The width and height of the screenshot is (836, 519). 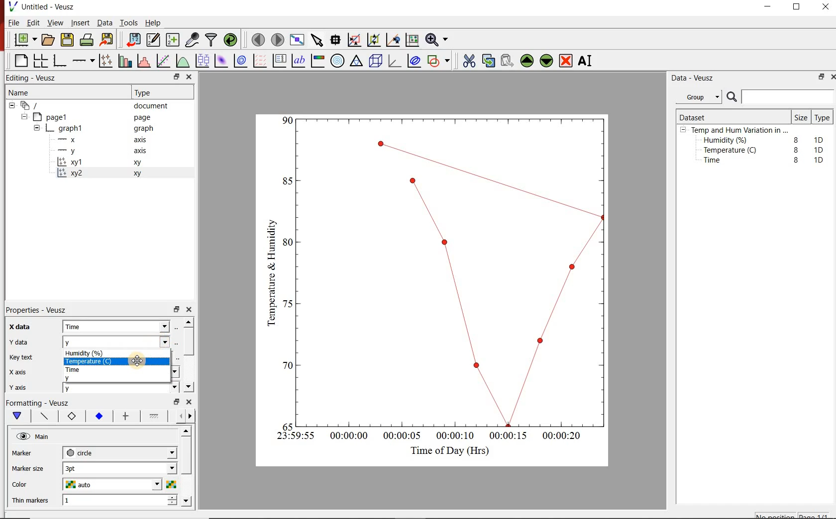 What do you see at coordinates (155, 417) in the screenshot?
I see `fill 1` at bounding box center [155, 417].